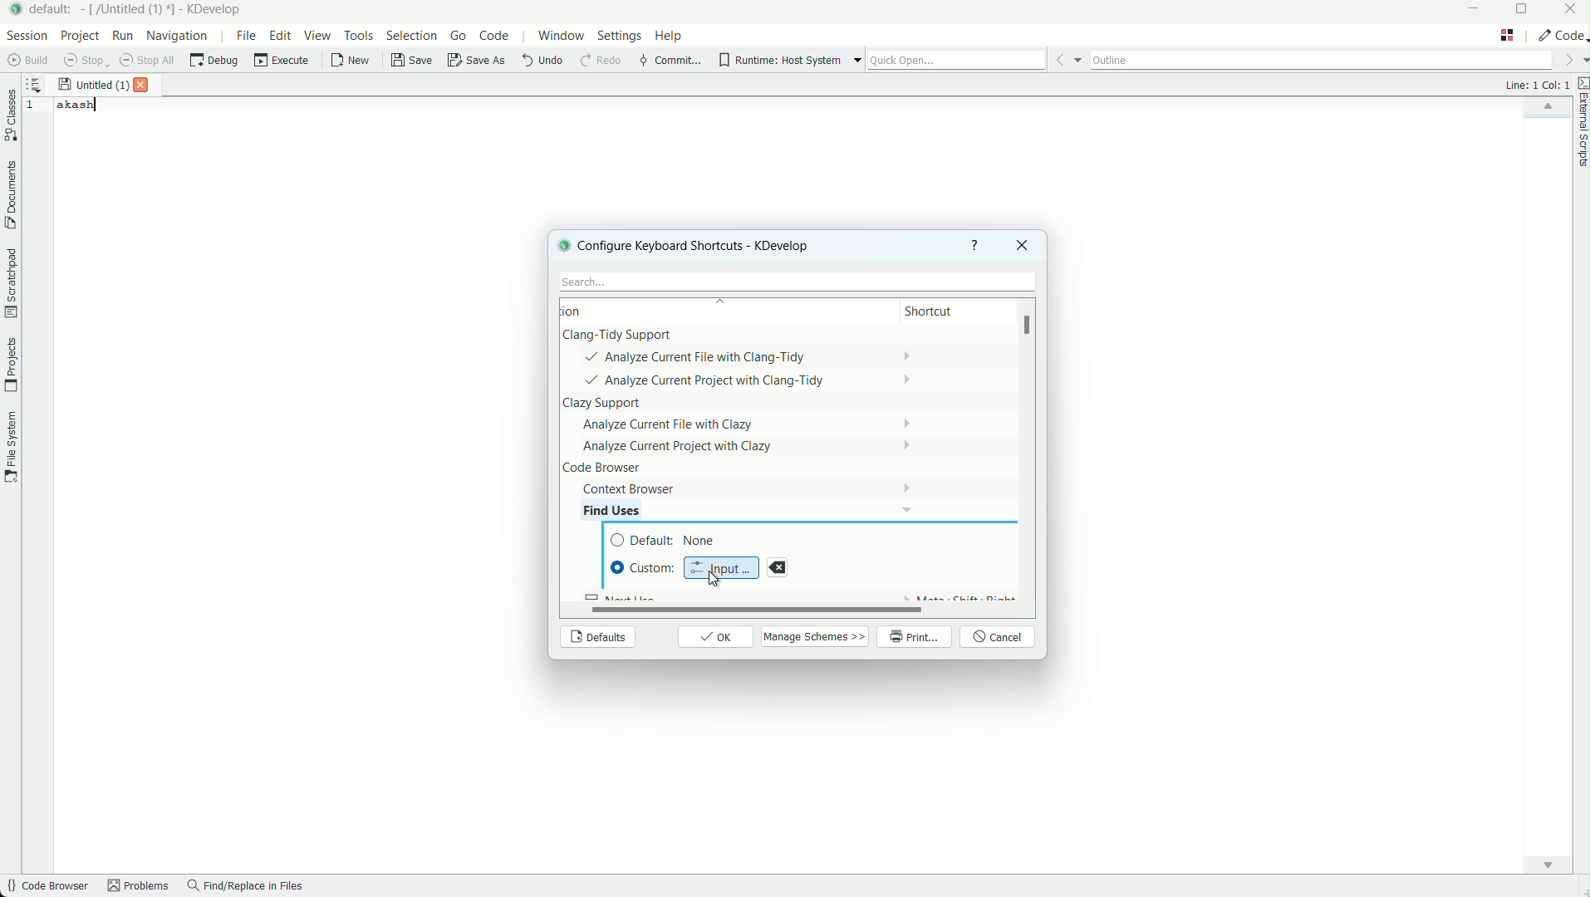  I want to click on scratchpad, so click(10, 282).